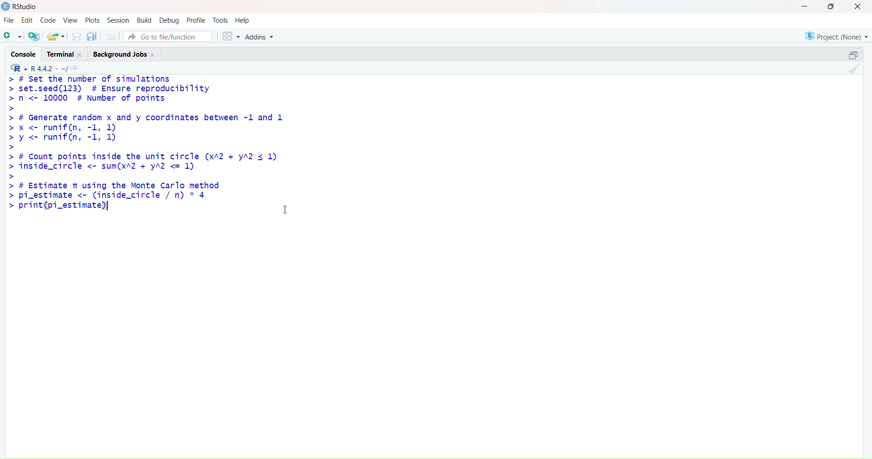 The height and width of the screenshot is (459, 872). I want to click on Addins, so click(261, 35).